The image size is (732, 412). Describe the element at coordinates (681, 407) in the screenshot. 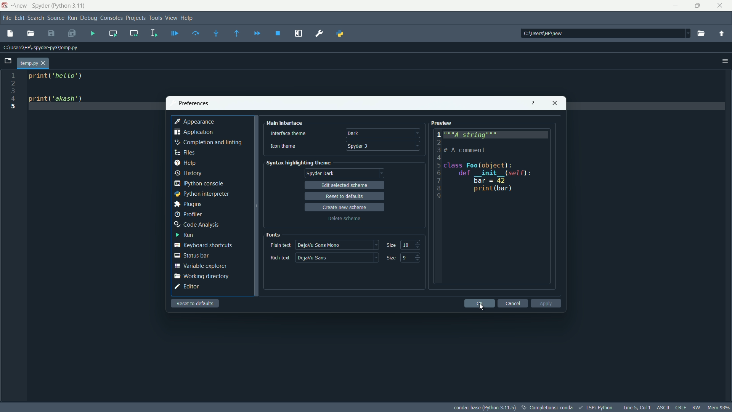

I see `CRLF` at that location.